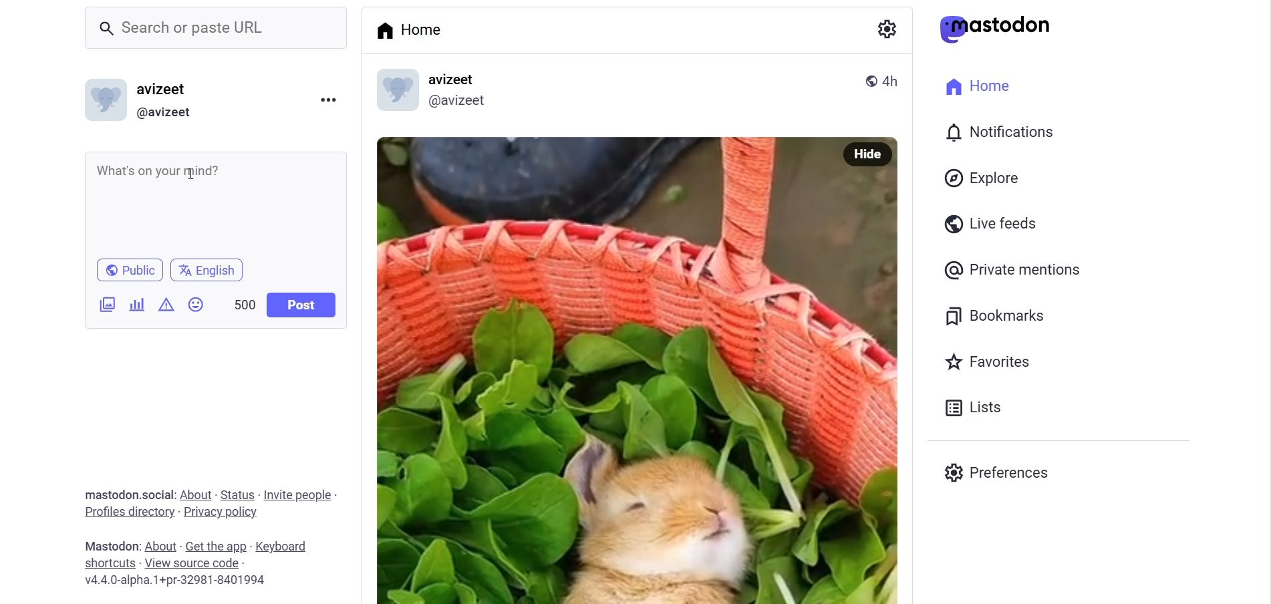 The height and width of the screenshot is (604, 1271). Describe the element at coordinates (109, 561) in the screenshot. I see `shortcut` at that location.